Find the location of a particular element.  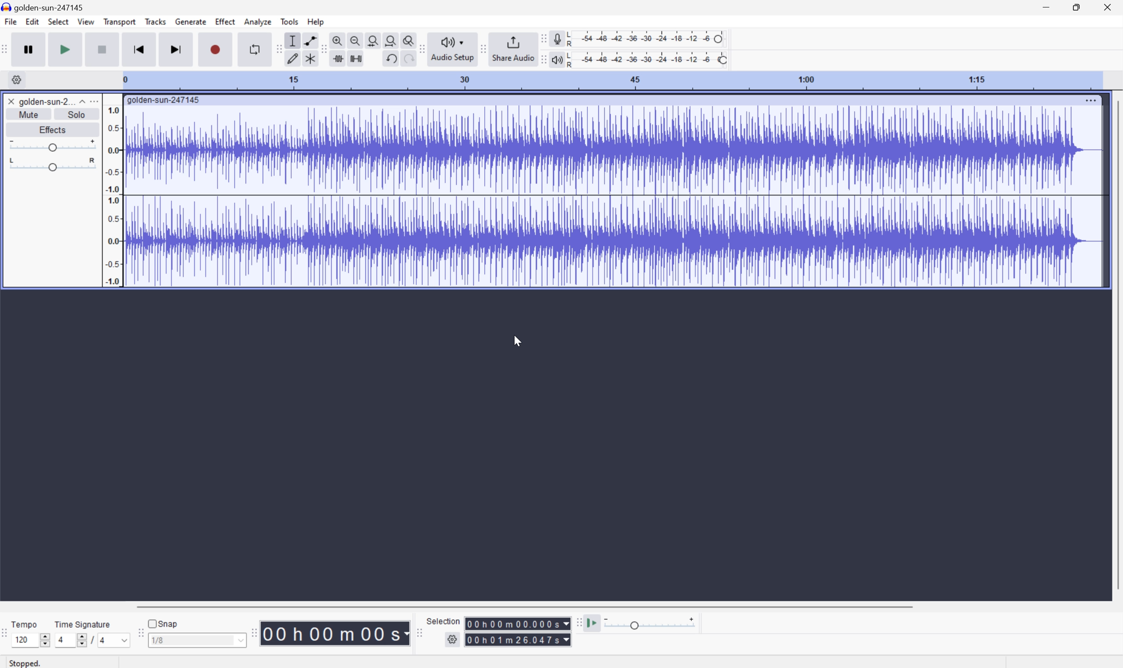

Trim audio outside selection is located at coordinates (340, 59).